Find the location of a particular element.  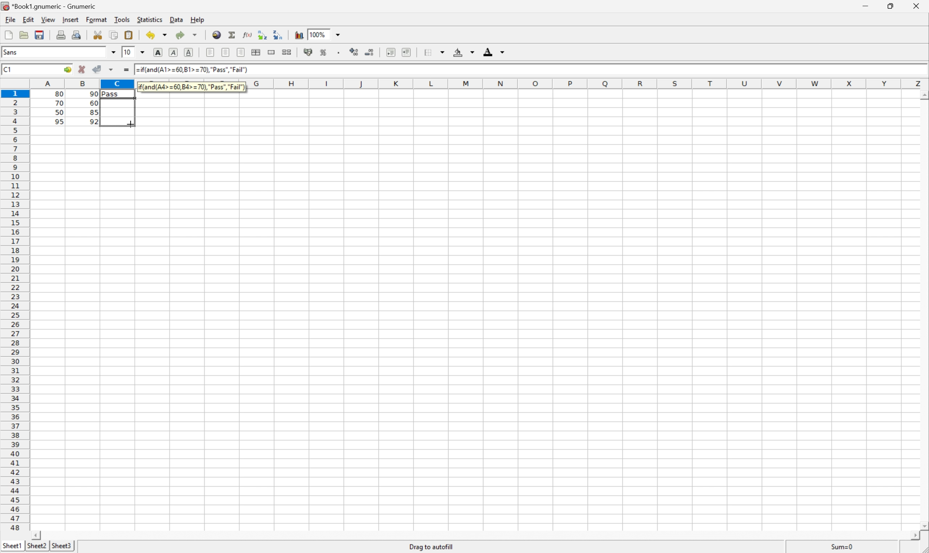

Enter formula is located at coordinates (126, 70).